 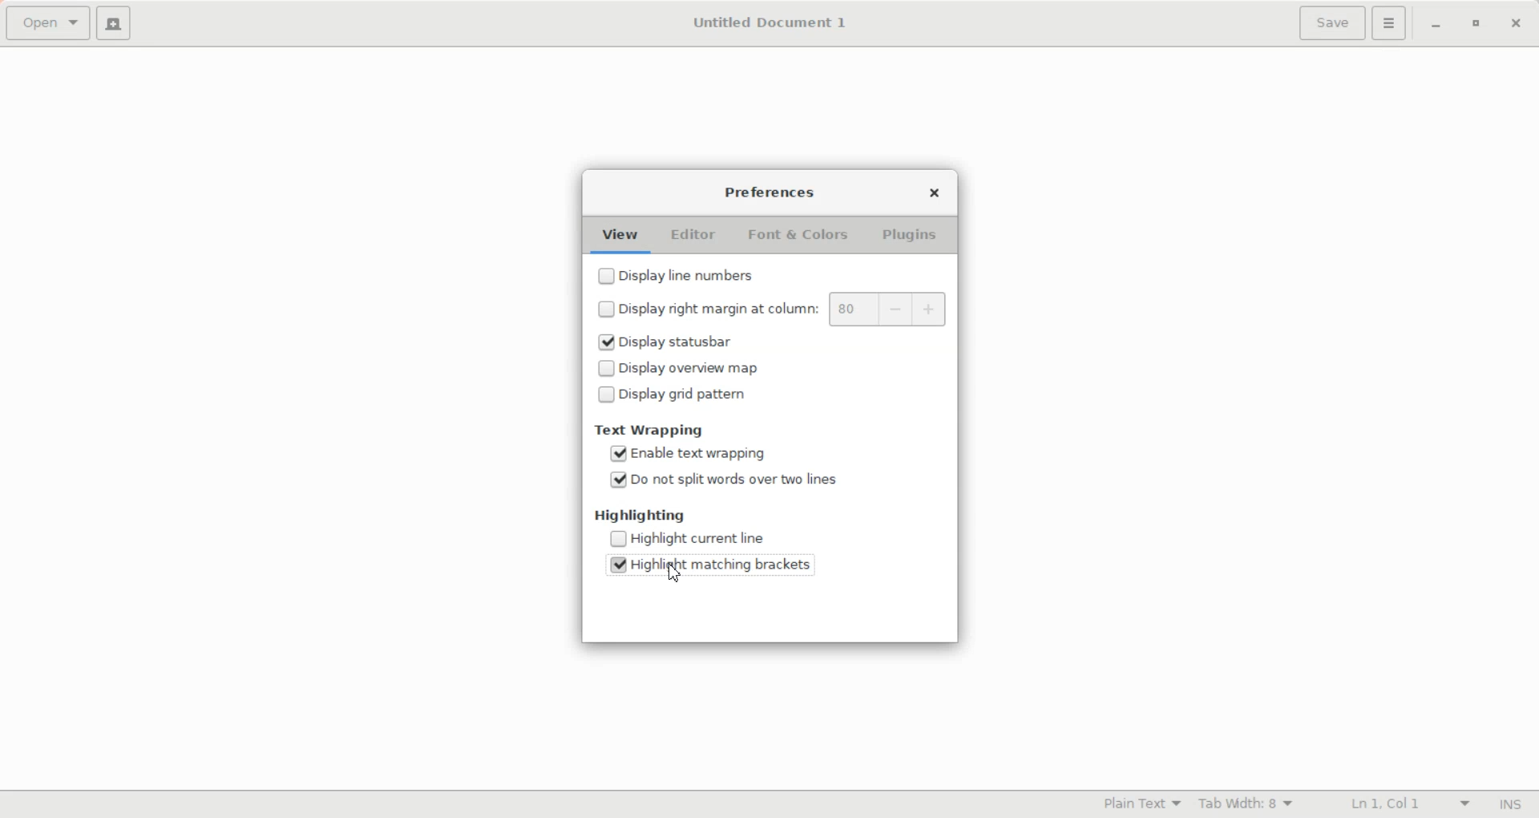 I want to click on Highlighting, so click(x=641, y=515).